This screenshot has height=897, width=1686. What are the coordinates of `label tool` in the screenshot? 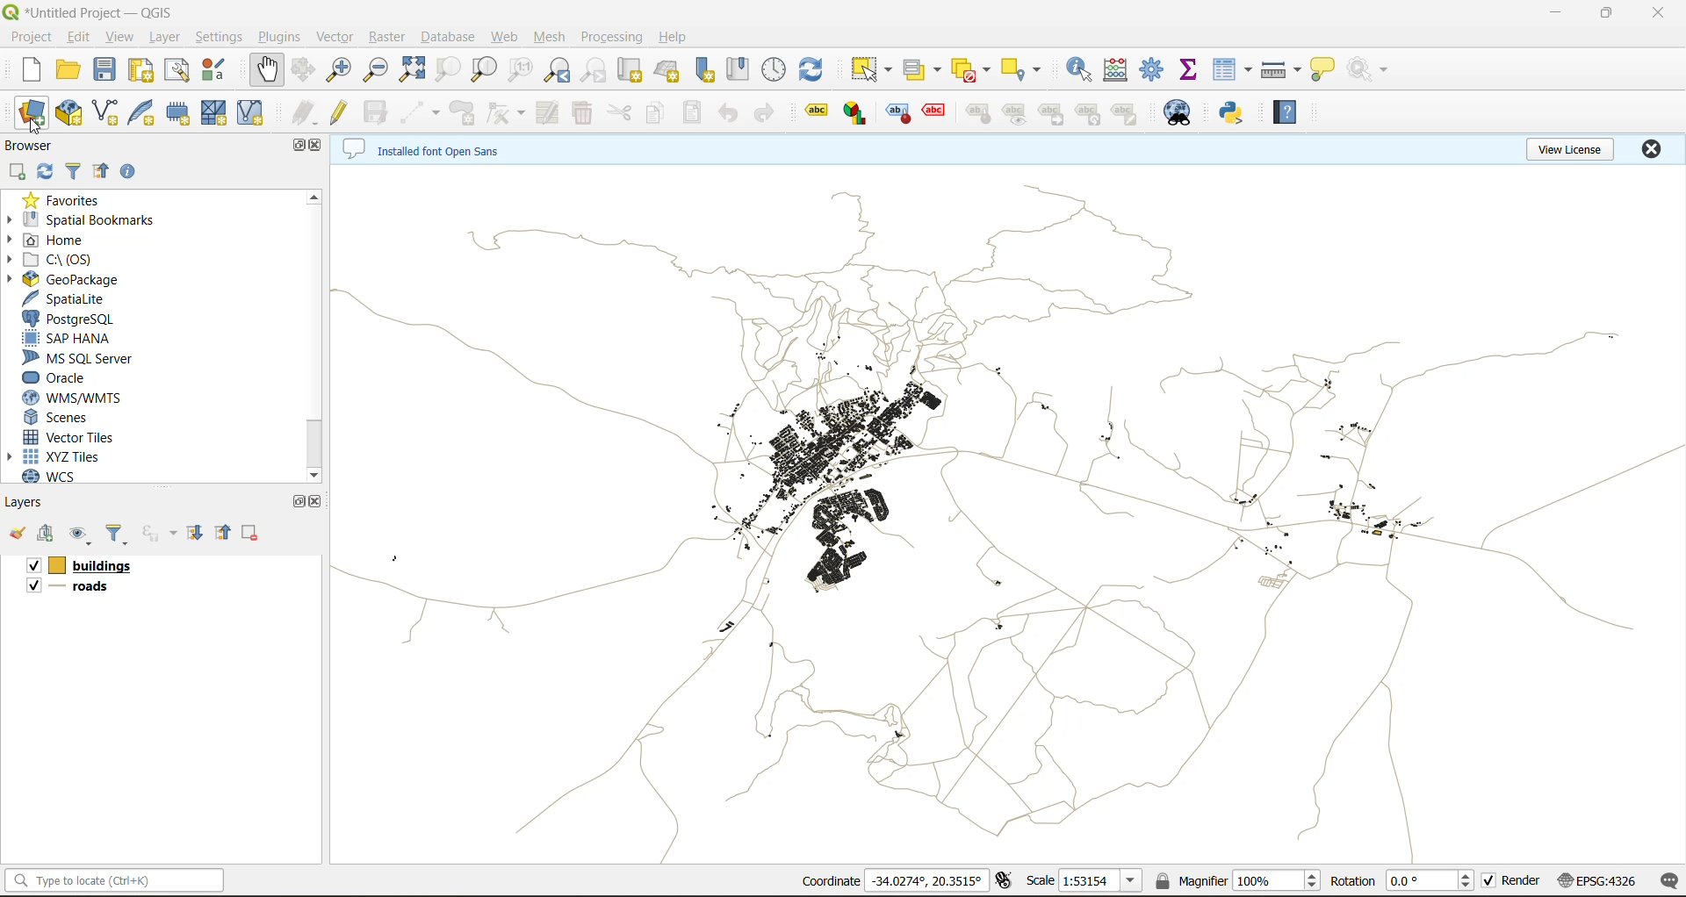 It's located at (819, 109).